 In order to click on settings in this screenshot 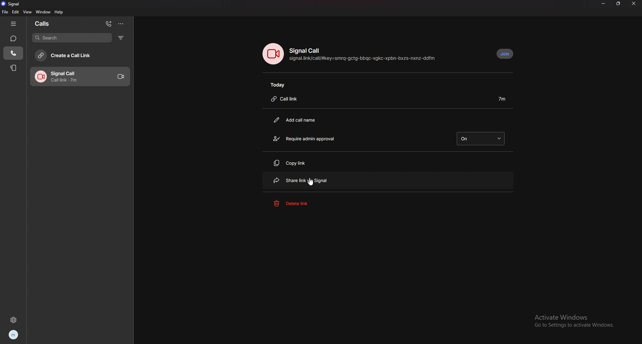, I will do `click(13, 320)`.